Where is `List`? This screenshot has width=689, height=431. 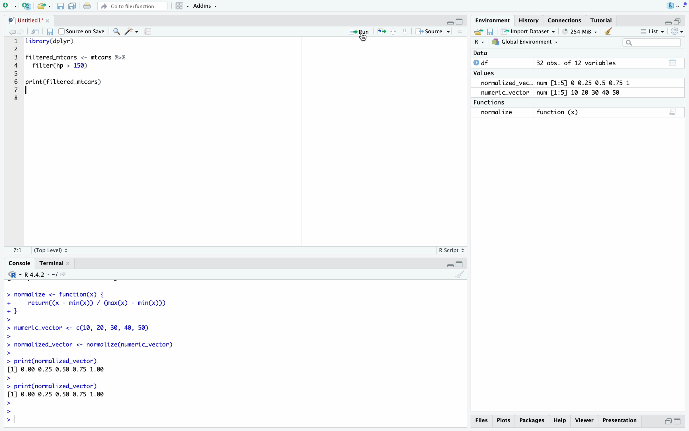
List is located at coordinates (652, 32).